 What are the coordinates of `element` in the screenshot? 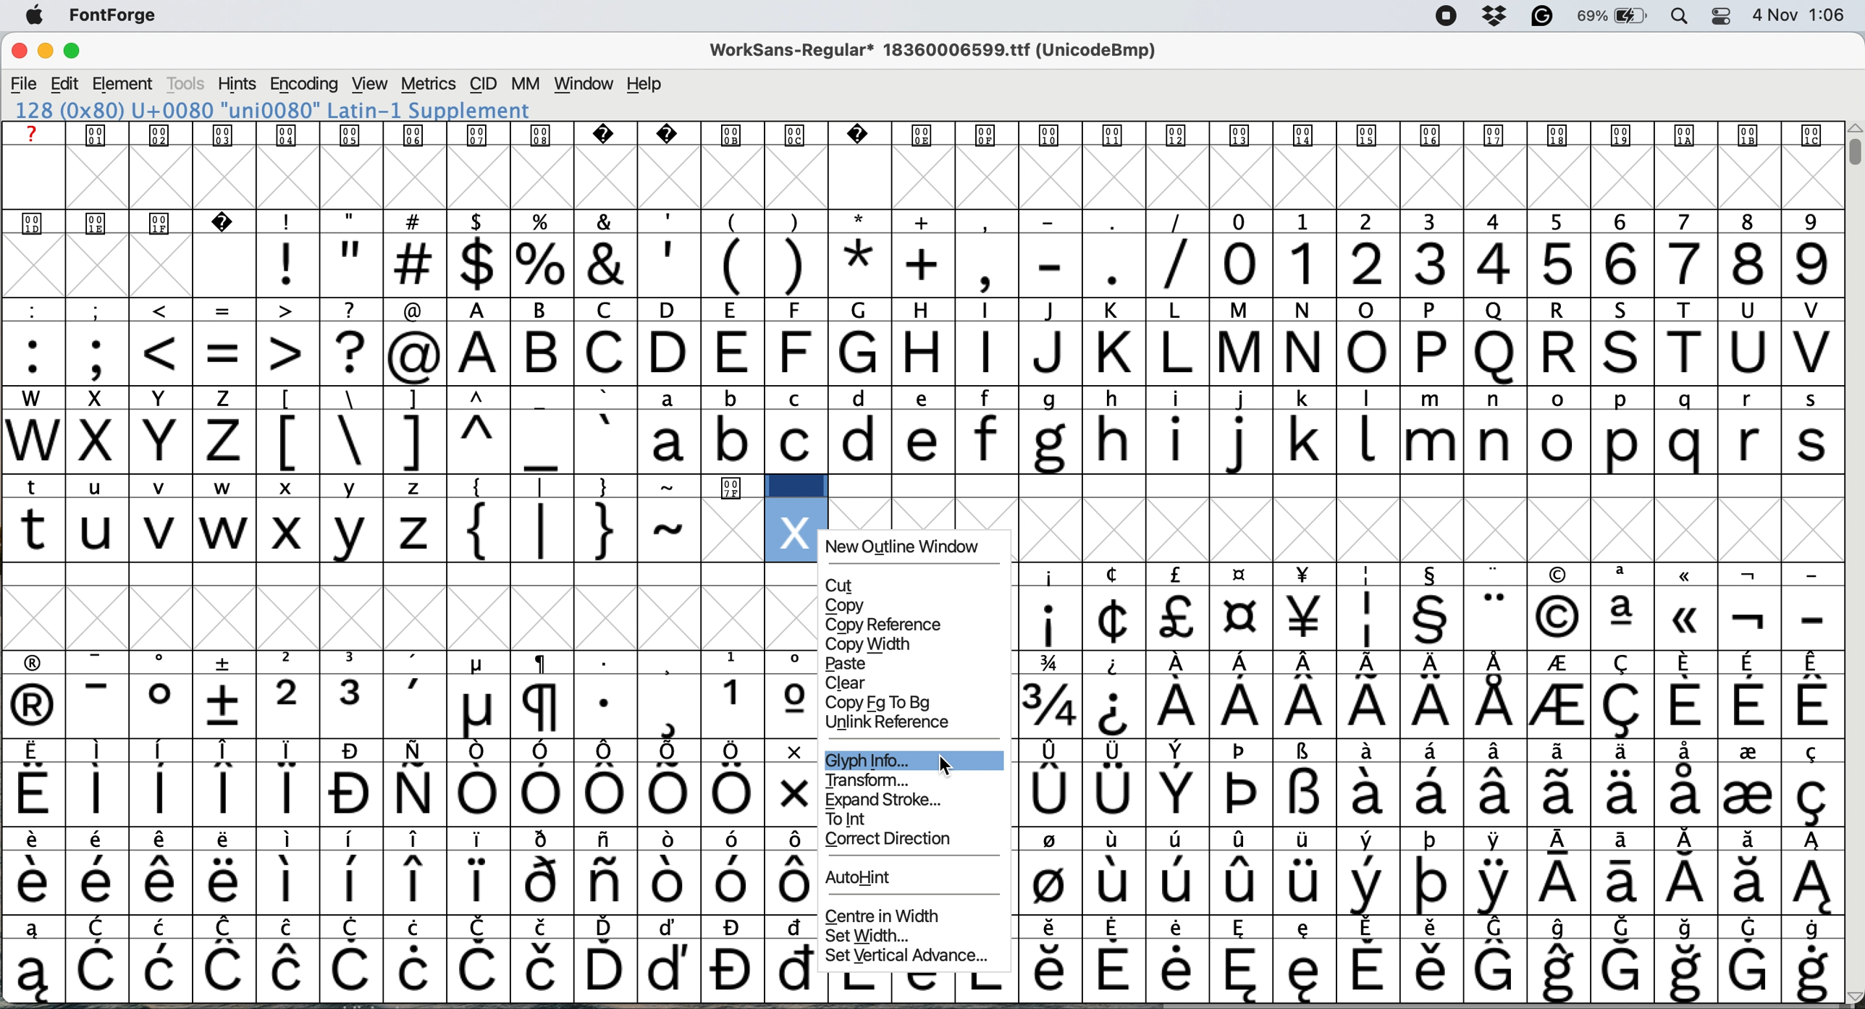 It's located at (126, 85).